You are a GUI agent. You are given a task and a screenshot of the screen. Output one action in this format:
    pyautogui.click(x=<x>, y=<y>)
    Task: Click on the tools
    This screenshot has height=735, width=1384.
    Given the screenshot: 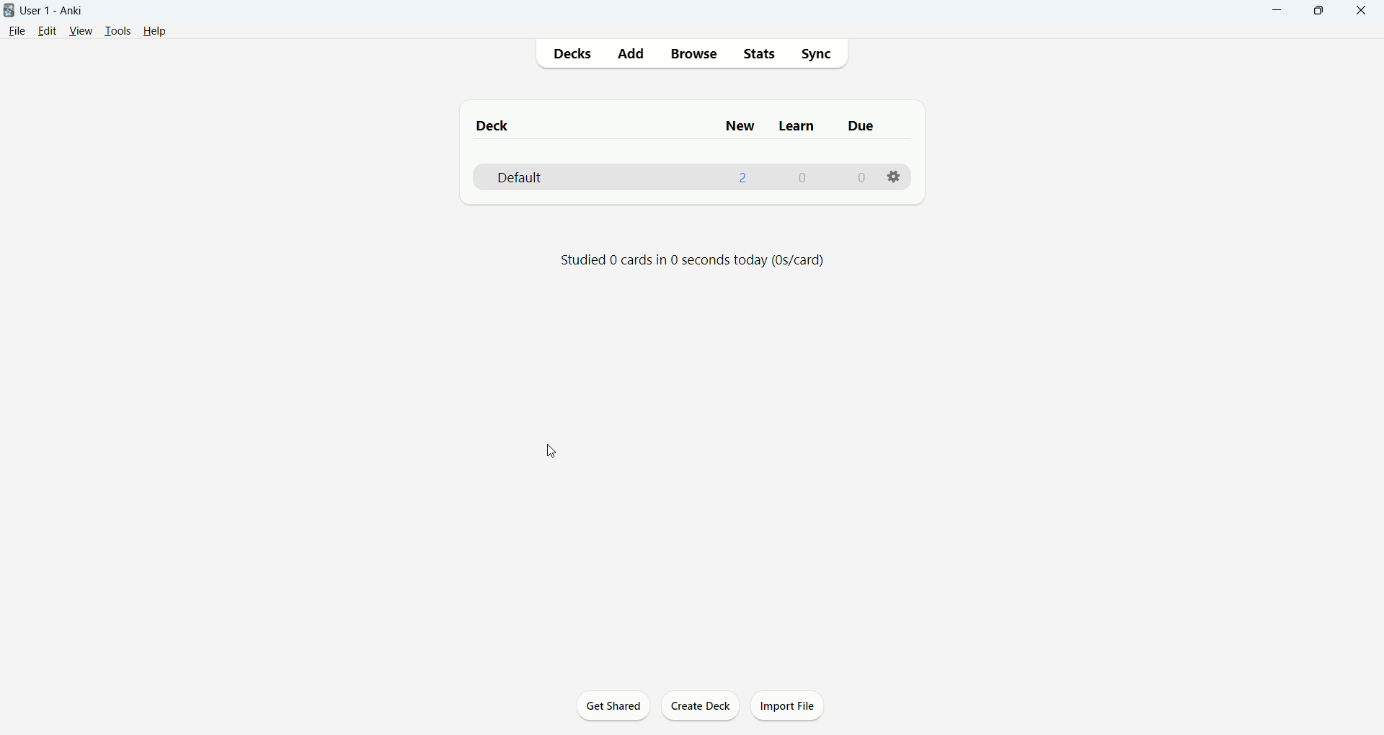 What is the action you would take?
    pyautogui.click(x=119, y=35)
    